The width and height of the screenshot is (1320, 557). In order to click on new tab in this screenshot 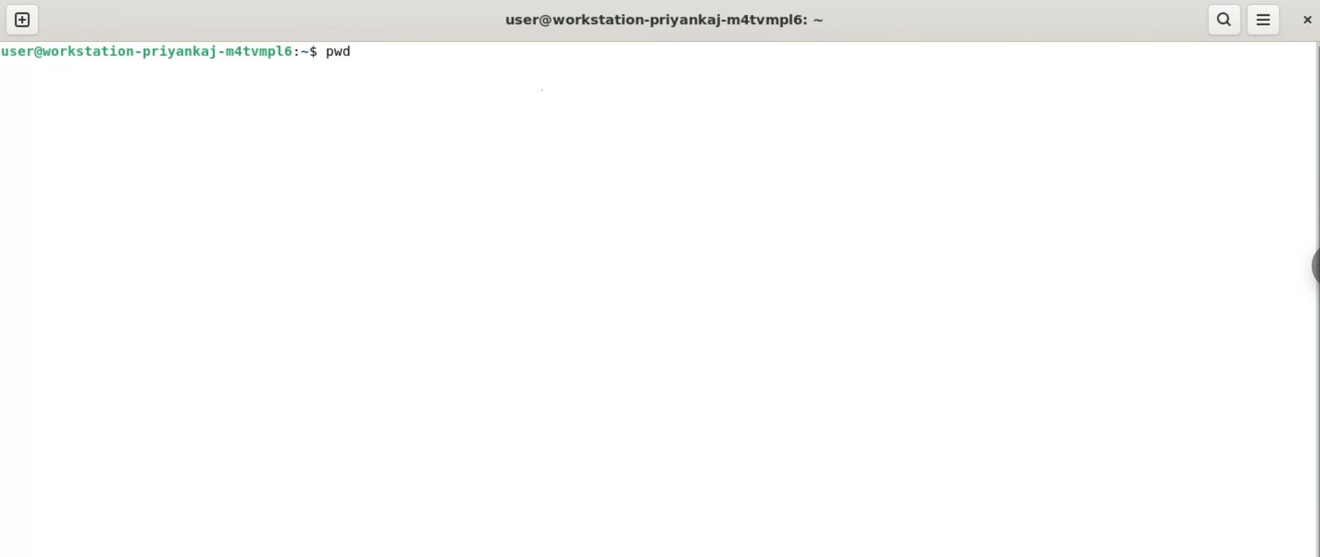, I will do `click(21, 20)`.